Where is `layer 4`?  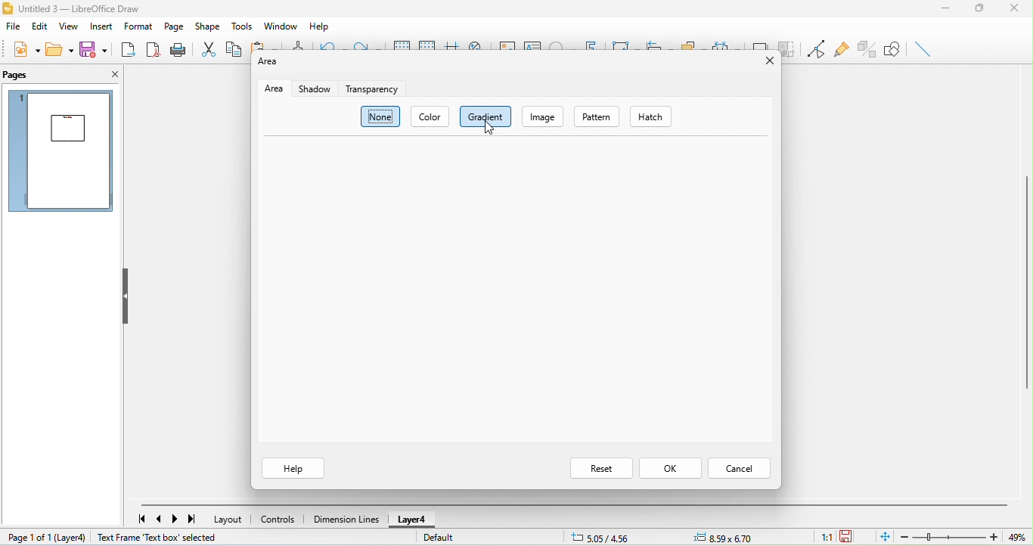
layer 4 is located at coordinates (411, 521).